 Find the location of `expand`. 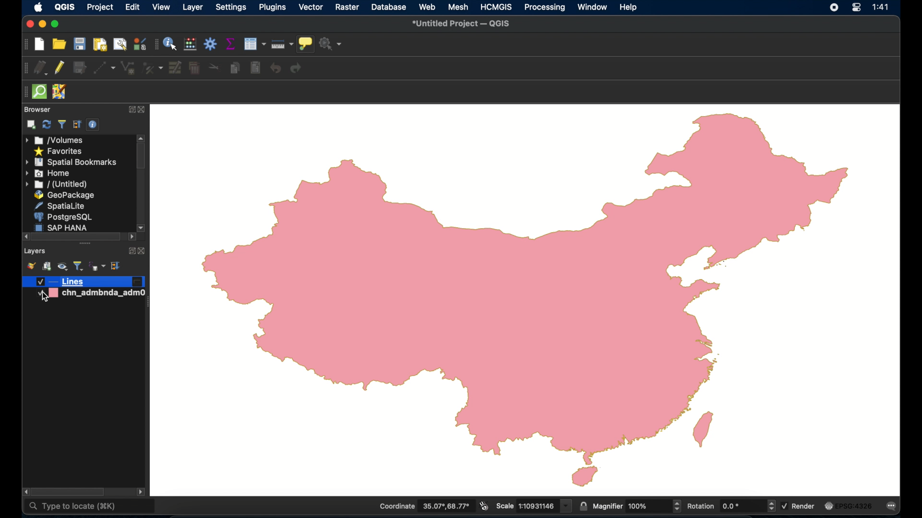

expand is located at coordinates (130, 251).